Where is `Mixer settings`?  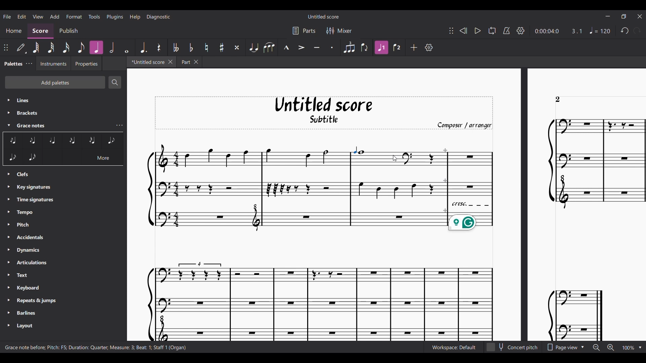
Mixer settings is located at coordinates (339, 31).